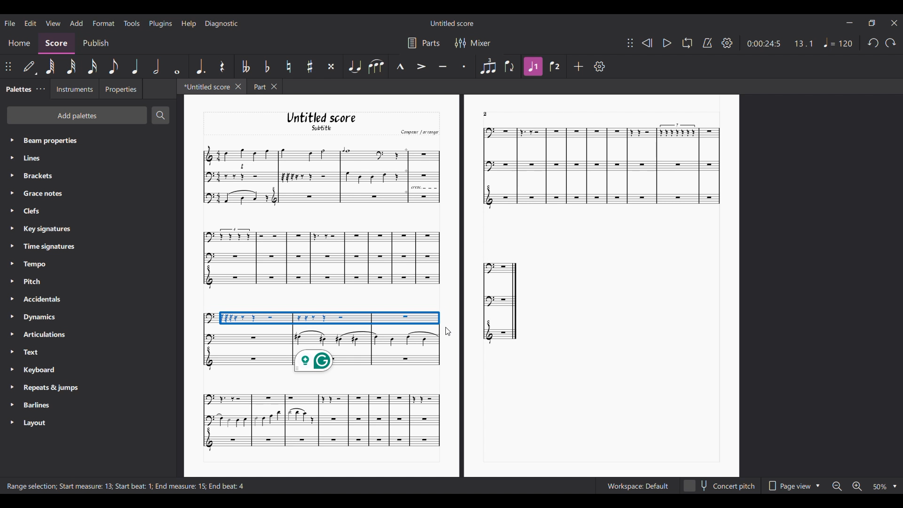  Describe the element at coordinates (288, 66) in the screenshot. I see `Toggle natural` at that location.